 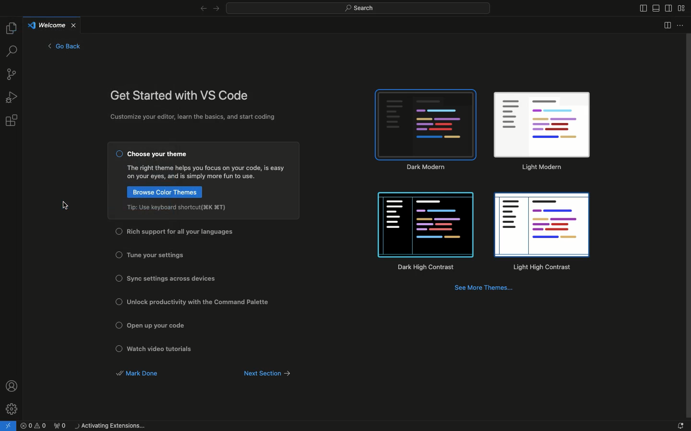 What do you see at coordinates (665, 25) in the screenshot?
I see `split editor` at bounding box center [665, 25].